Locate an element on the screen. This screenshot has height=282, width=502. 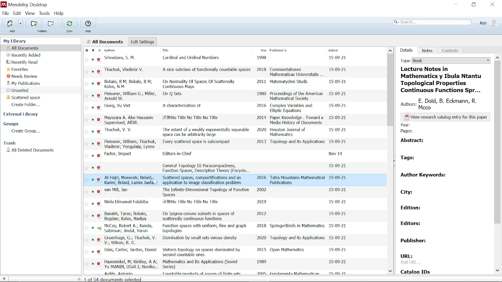
Remove from current folder is located at coordinates (50, 23).